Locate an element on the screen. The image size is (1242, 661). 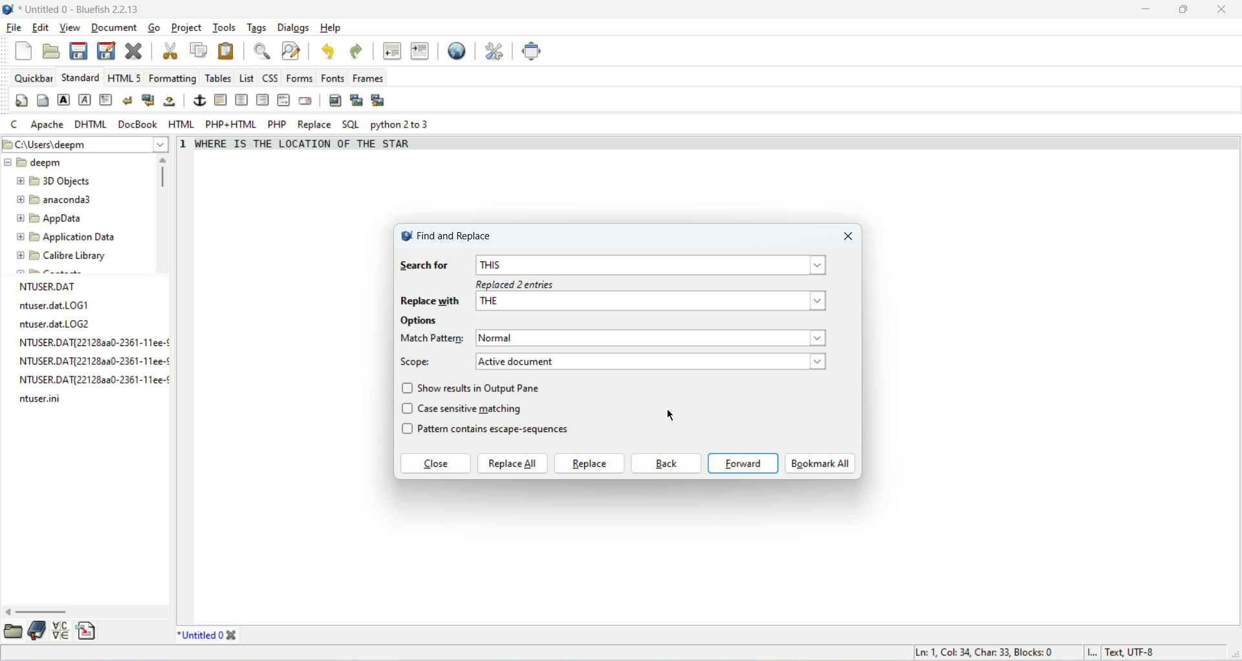
case sensitive matching is located at coordinates (472, 408).